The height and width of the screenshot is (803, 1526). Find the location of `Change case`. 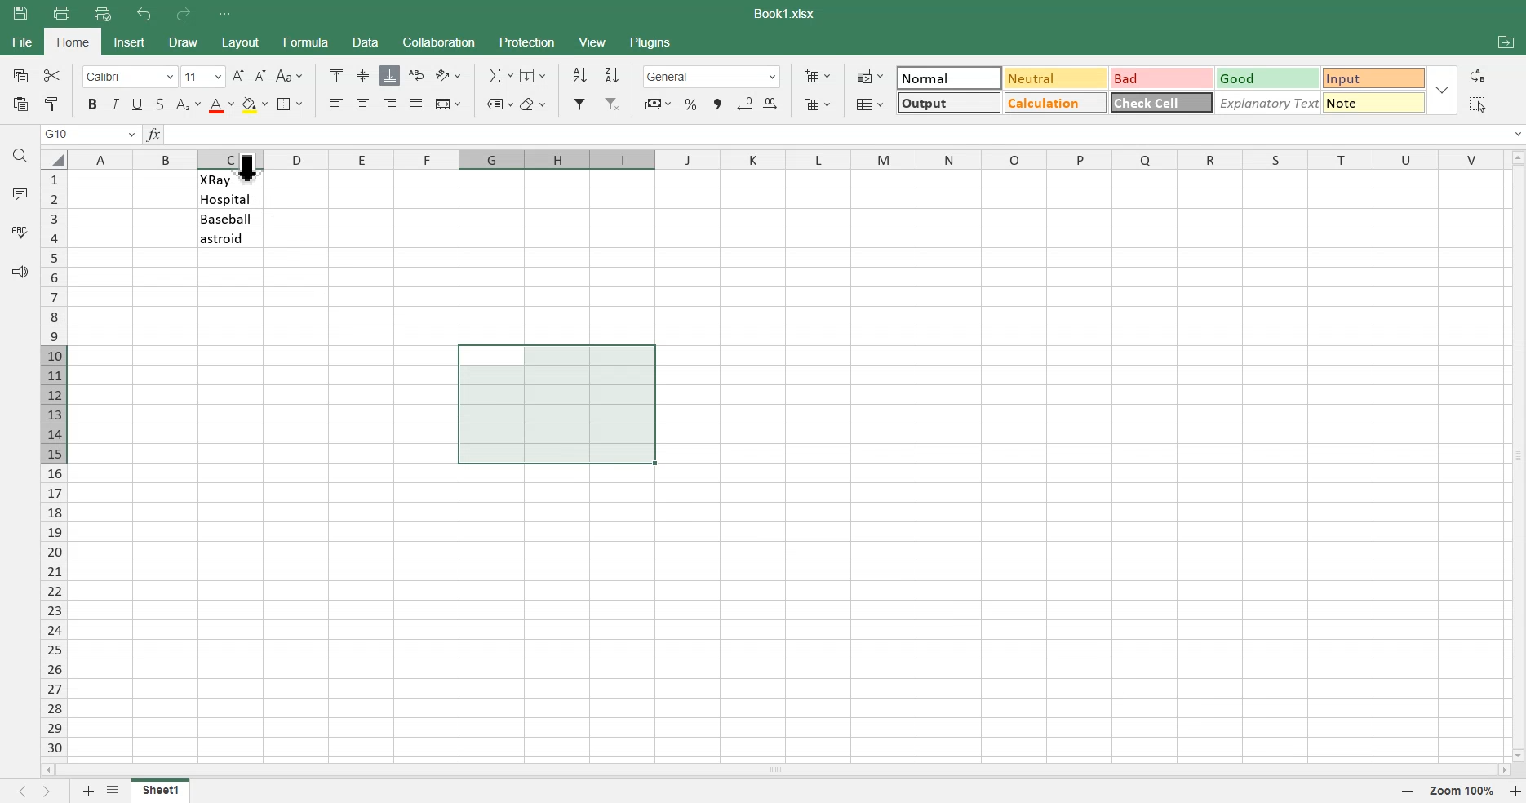

Change case is located at coordinates (289, 76).